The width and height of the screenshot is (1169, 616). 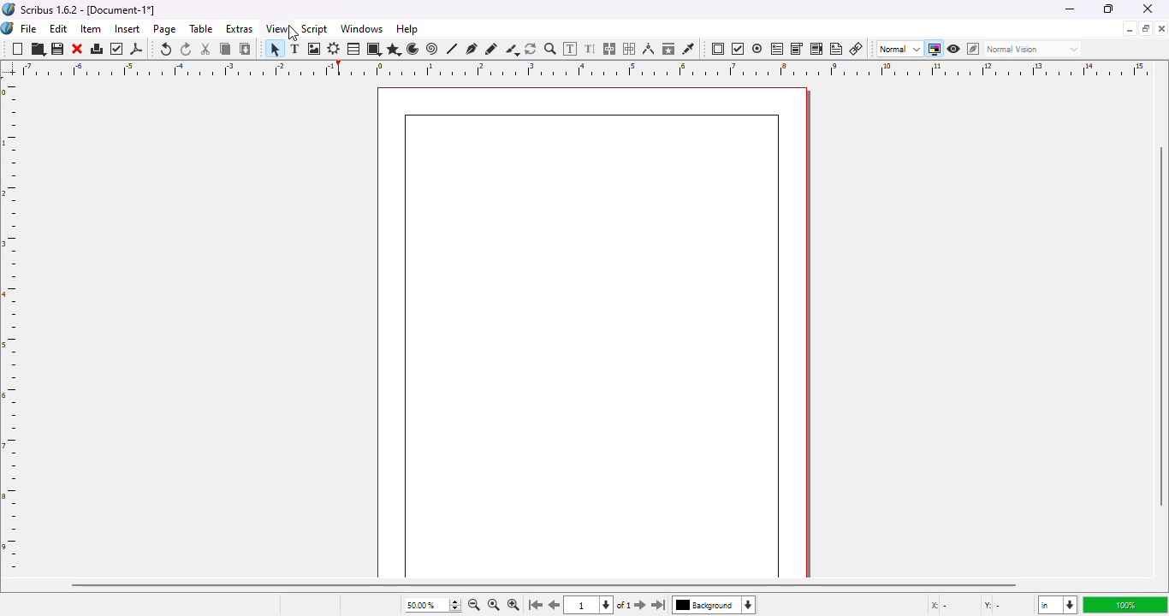 I want to click on extras, so click(x=240, y=28).